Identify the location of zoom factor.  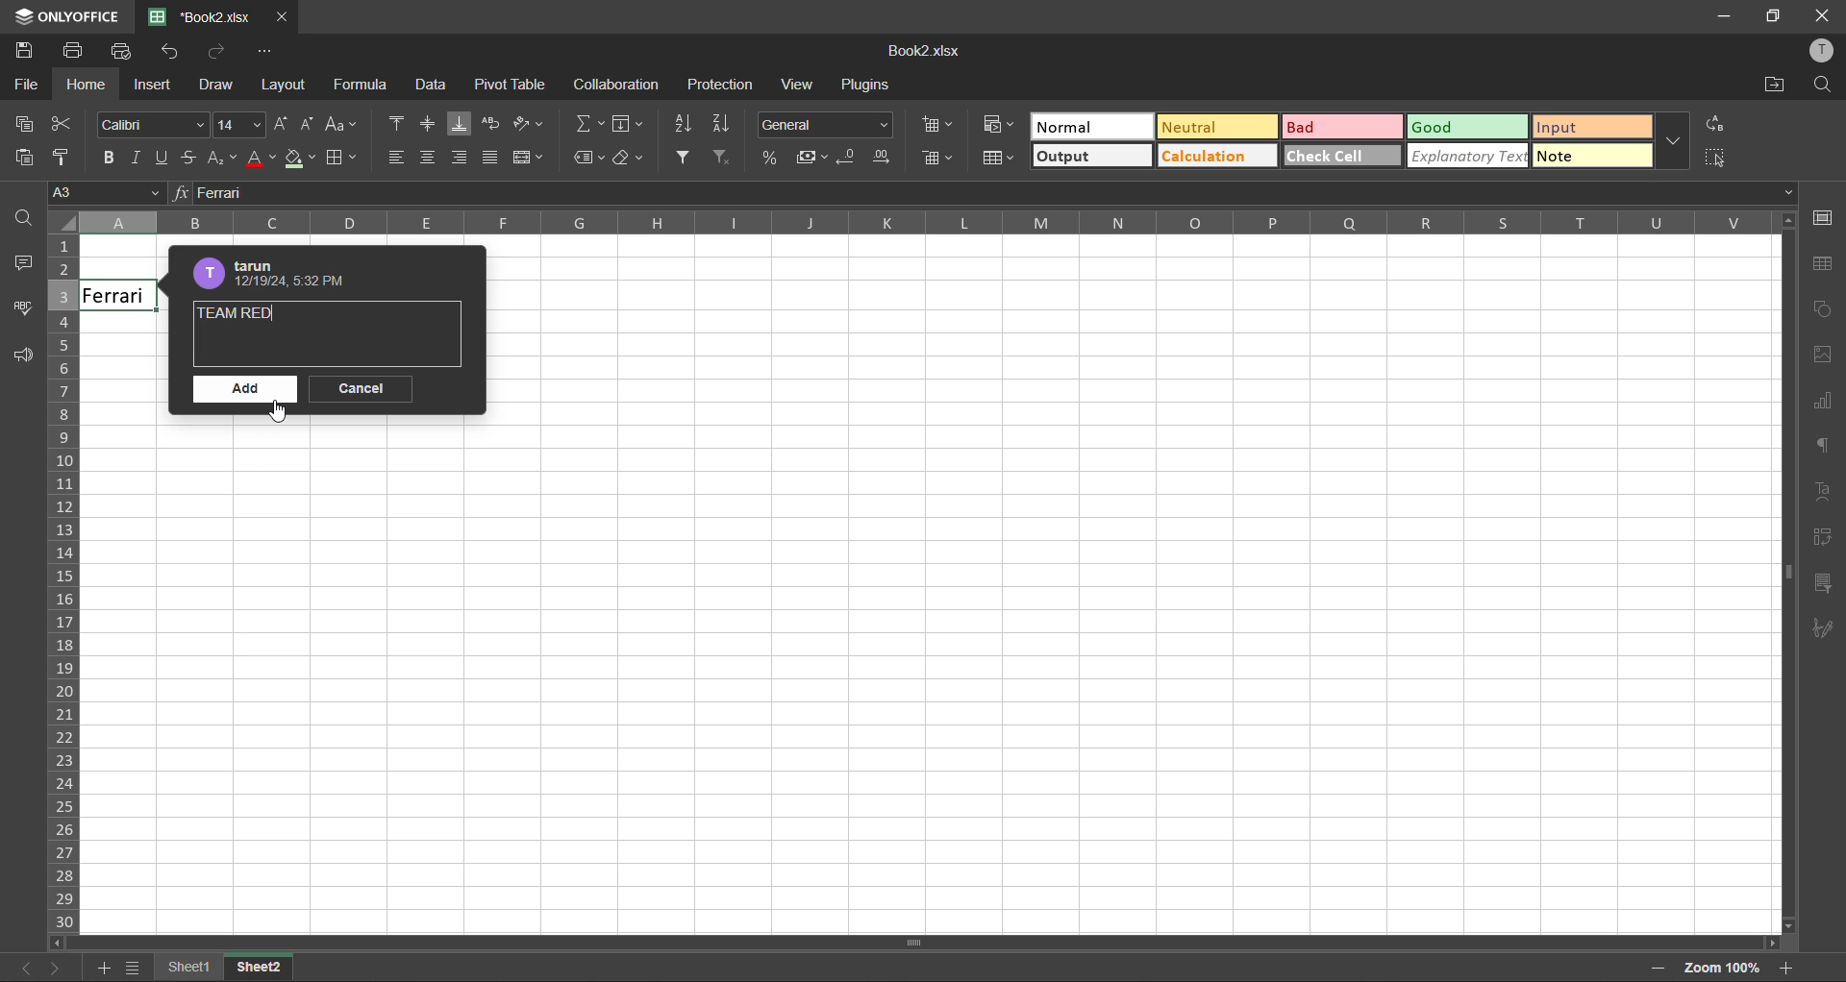
(1723, 968).